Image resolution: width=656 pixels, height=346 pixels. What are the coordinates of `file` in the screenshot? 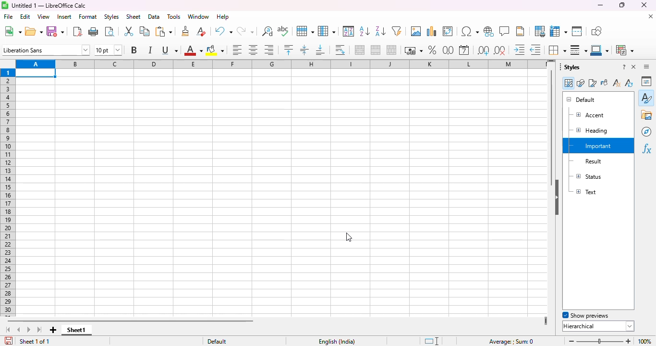 It's located at (8, 16).